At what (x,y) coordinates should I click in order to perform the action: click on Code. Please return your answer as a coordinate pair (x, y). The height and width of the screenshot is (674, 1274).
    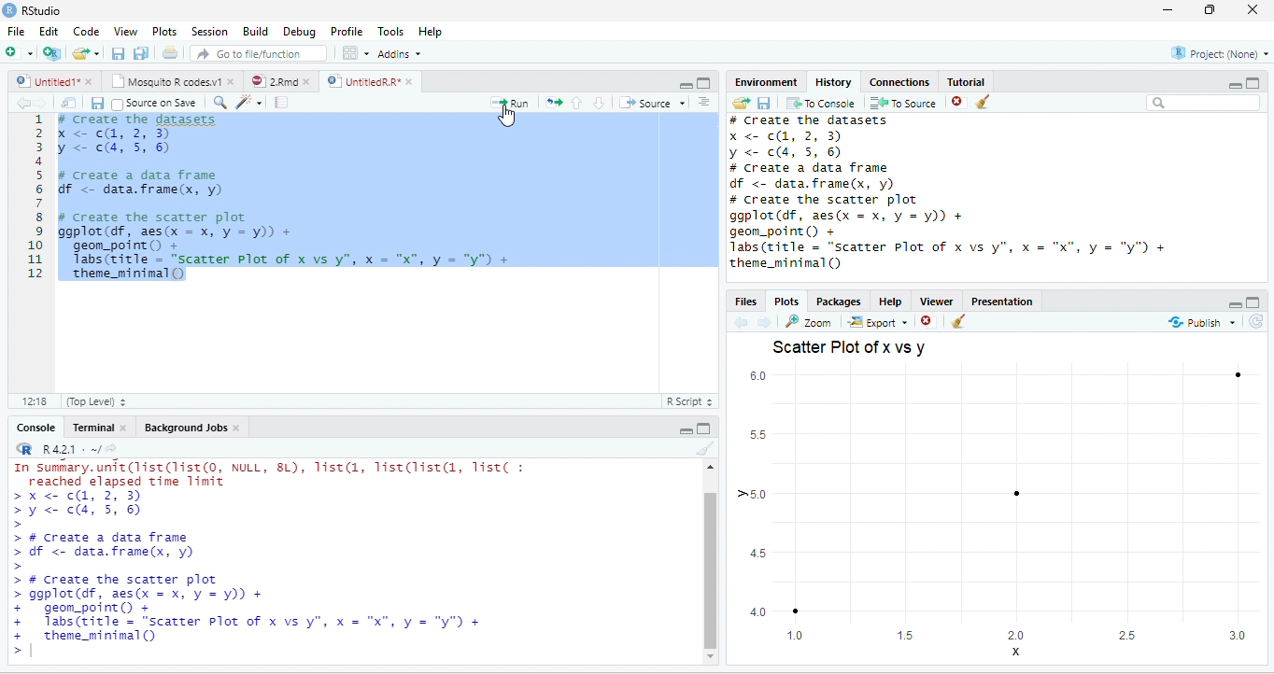
    Looking at the image, I should click on (85, 31).